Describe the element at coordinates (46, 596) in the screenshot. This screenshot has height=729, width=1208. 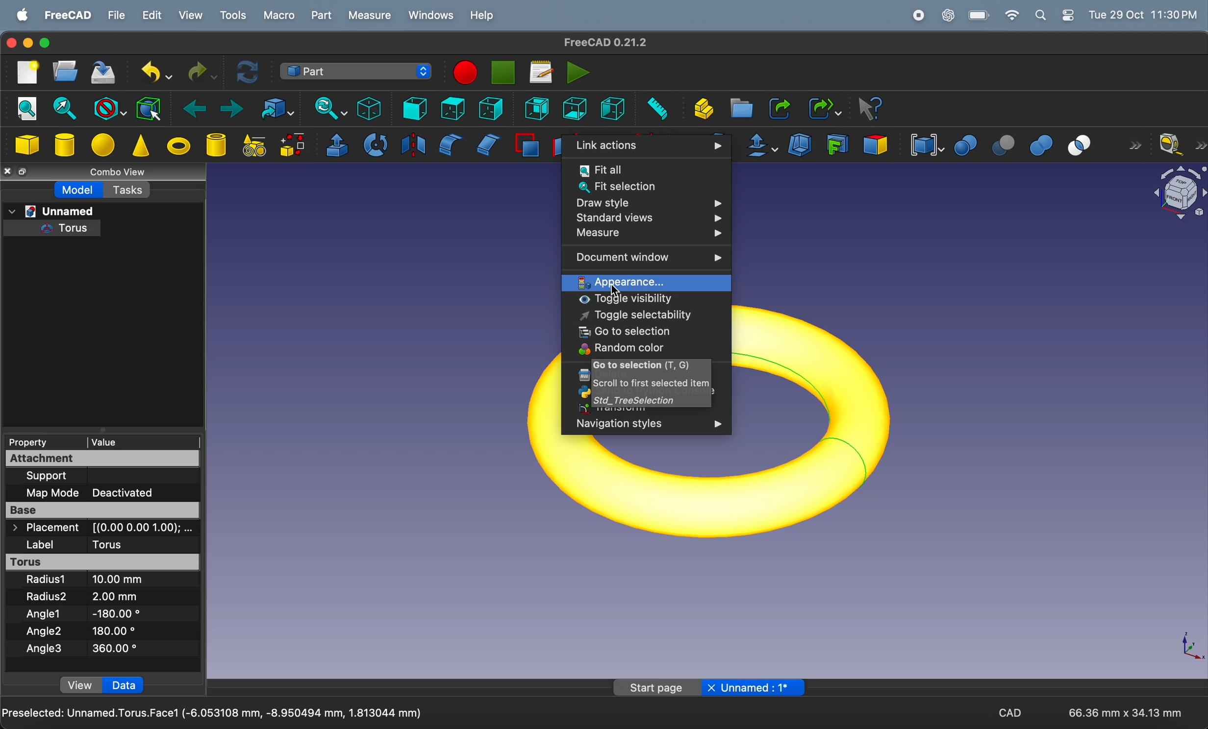
I see `Radius 2` at that location.